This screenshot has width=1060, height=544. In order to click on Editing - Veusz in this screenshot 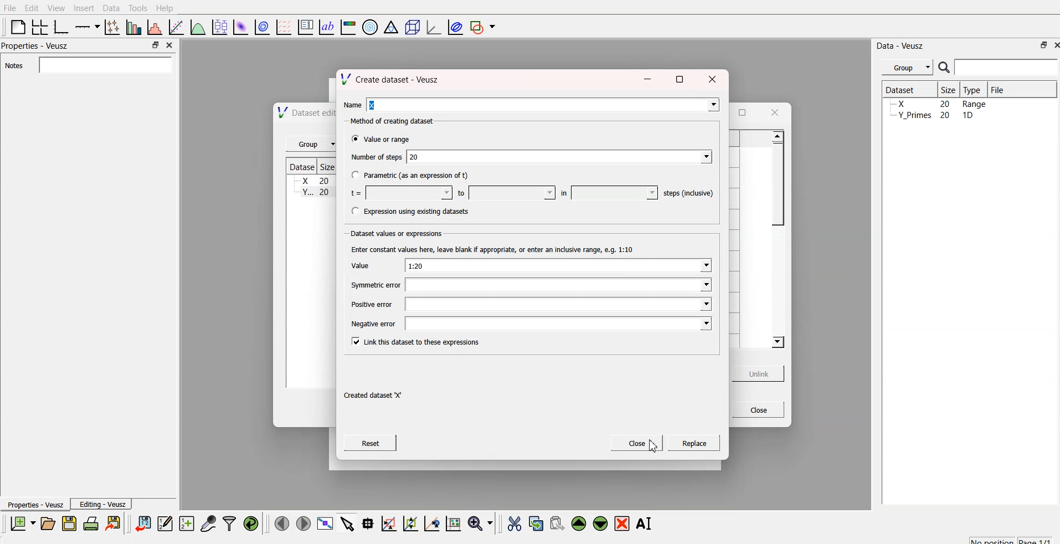, I will do `click(104, 505)`.